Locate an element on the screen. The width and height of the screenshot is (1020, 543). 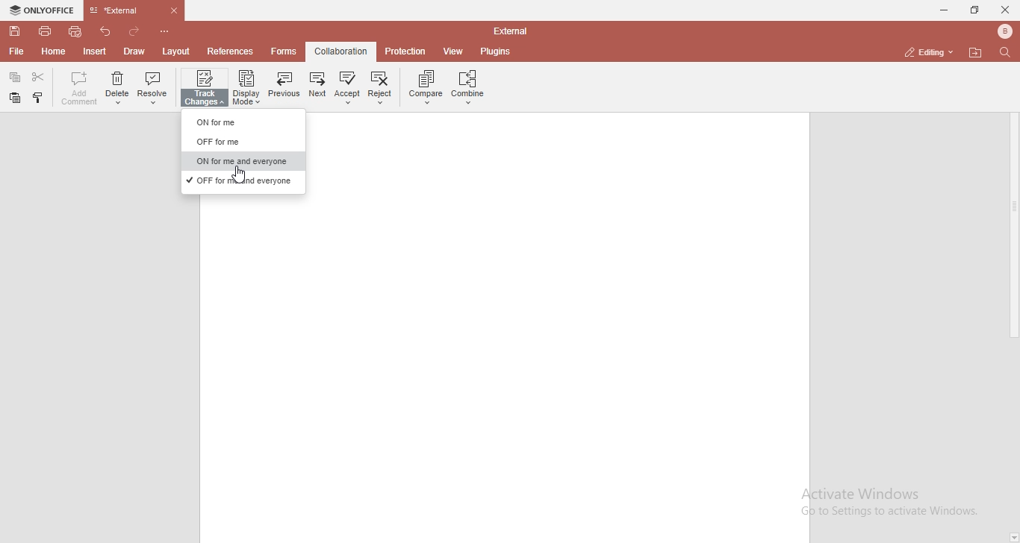
 is located at coordinates (346, 87).